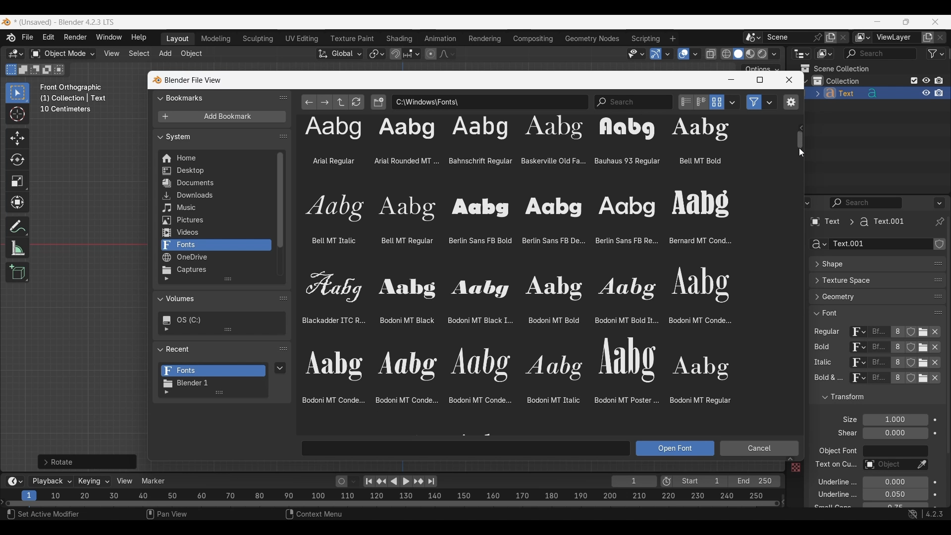 This screenshot has width=951, height=535. What do you see at coordinates (177, 39) in the screenshot?
I see `Layout workspace, current selection` at bounding box center [177, 39].